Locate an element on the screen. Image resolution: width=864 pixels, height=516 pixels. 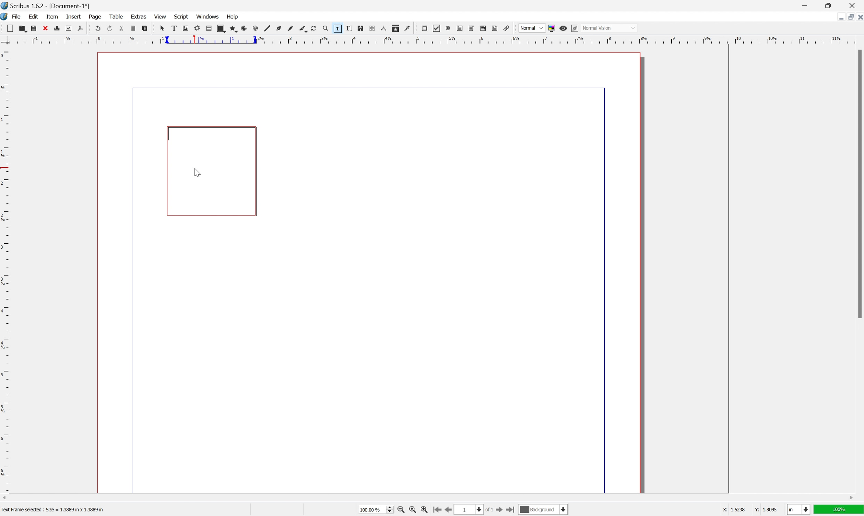
shape is located at coordinates (221, 29).